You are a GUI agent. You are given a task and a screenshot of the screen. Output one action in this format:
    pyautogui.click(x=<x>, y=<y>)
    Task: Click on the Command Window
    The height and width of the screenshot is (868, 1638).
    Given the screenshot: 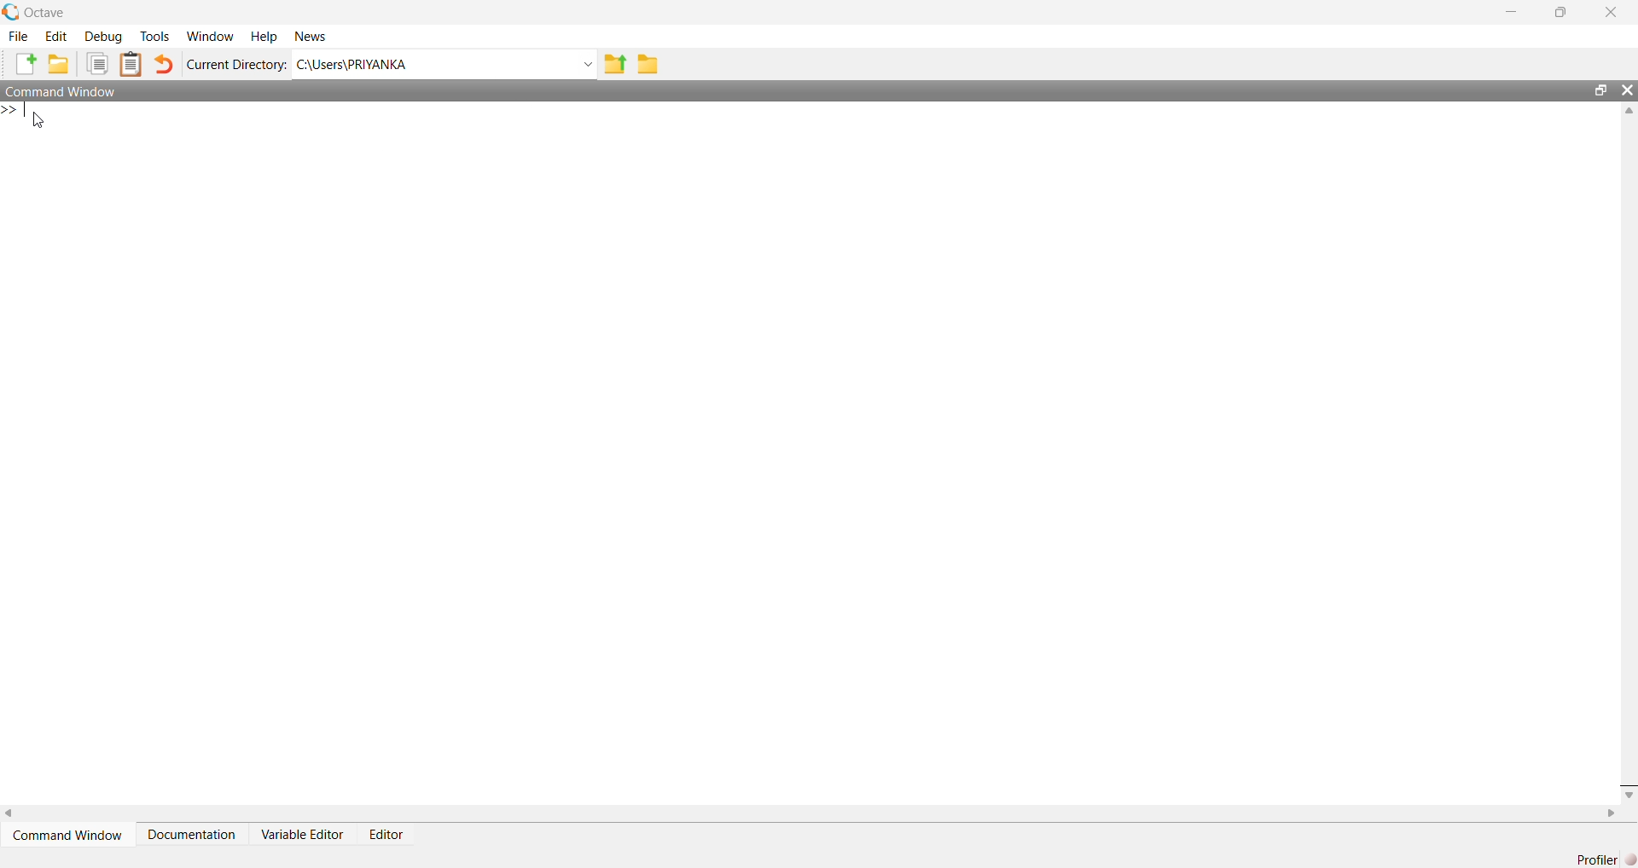 What is the action you would take?
    pyautogui.click(x=71, y=835)
    